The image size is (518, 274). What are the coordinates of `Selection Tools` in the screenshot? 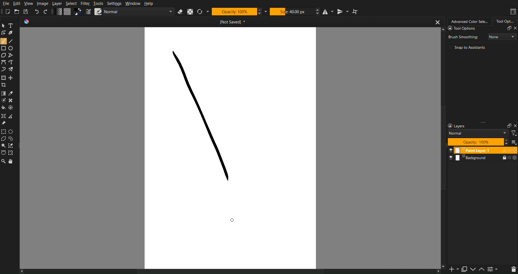 It's located at (4, 153).